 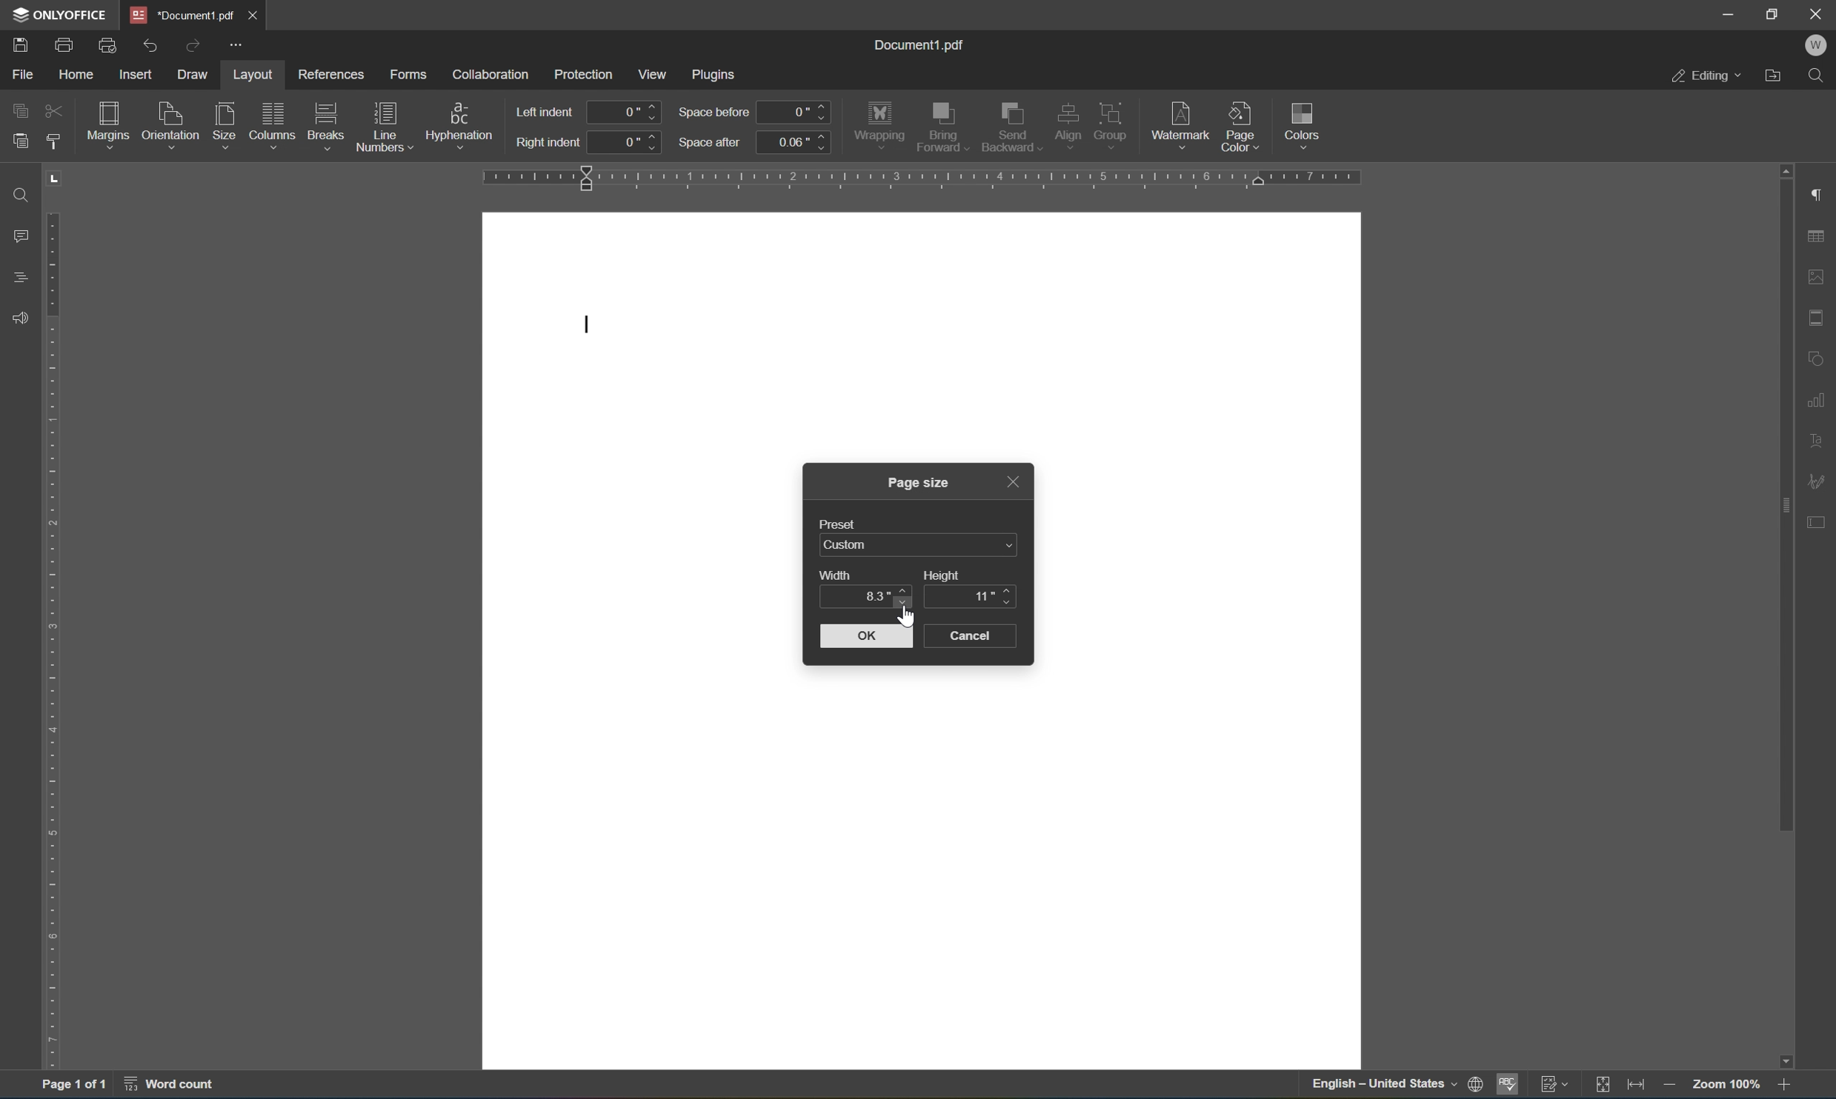 What do you see at coordinates (884, 598) in the screenshot?
I see `8.5 inches with active cursor` at bounding box center [884, 598].